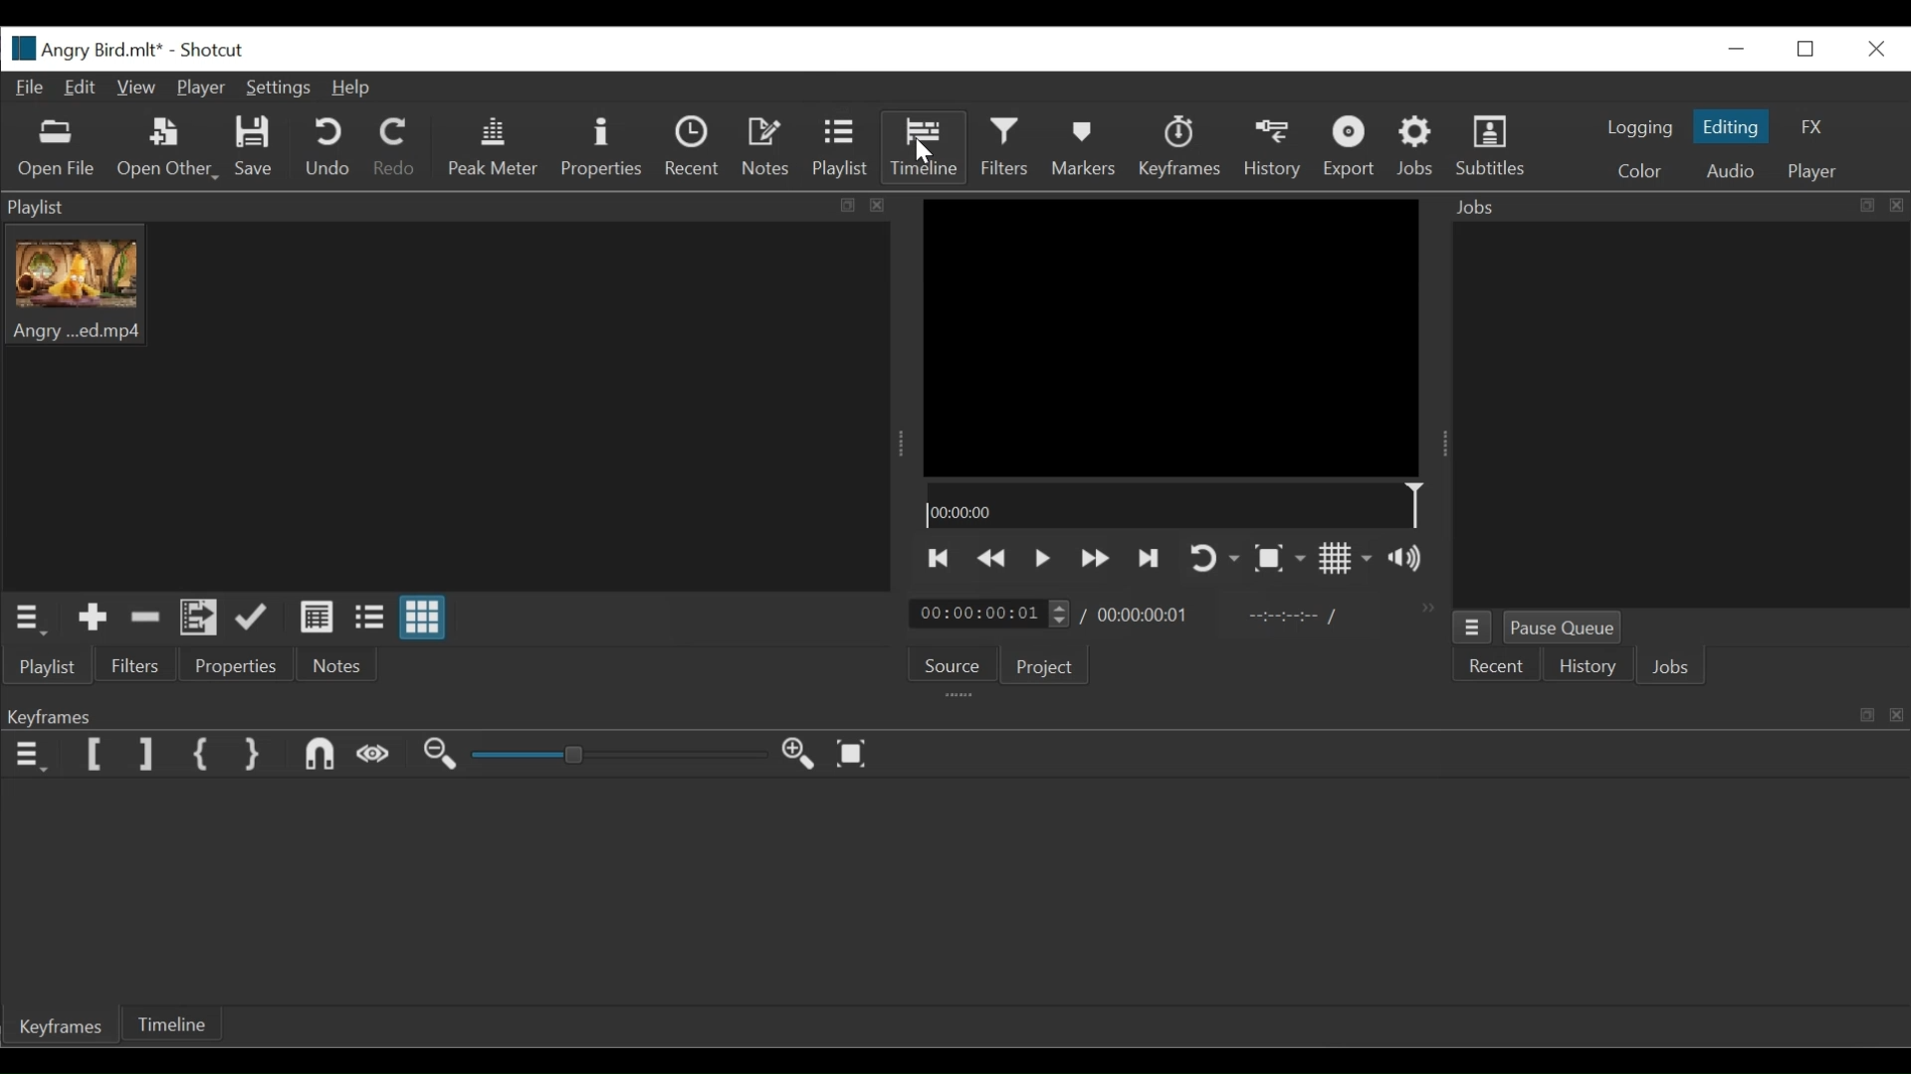 Image resolution: width=1911 pixels, height=1074 pixels. What do you see at coordinates (169, 1024) in the screenshot?
I see `Timeline` at bounding box center [169, 1024].